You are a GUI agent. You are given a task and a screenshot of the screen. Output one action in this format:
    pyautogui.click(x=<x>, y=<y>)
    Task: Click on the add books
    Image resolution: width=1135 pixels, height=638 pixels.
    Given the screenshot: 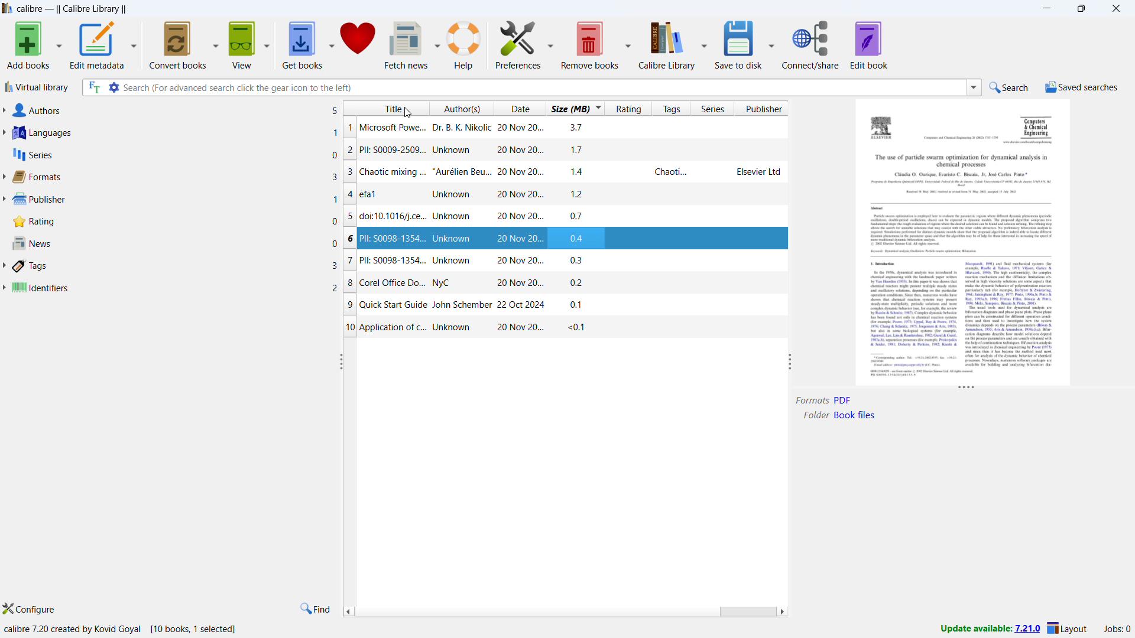 What is the action you would take?
    pyautogui.click(x=57, y=47)
    